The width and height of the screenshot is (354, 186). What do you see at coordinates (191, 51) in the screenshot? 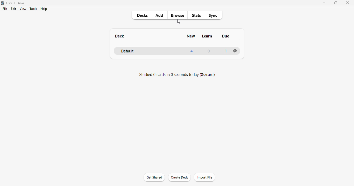
I see `4` at bounding box center [191, 51].